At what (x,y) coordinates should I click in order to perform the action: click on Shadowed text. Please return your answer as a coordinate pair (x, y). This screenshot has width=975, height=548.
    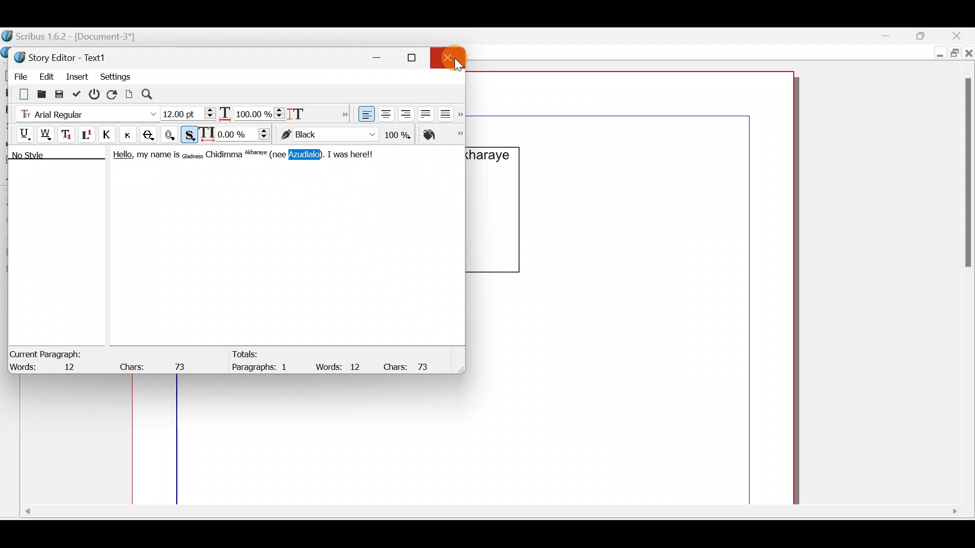
    Looking at the image, I should click on (190, 133).